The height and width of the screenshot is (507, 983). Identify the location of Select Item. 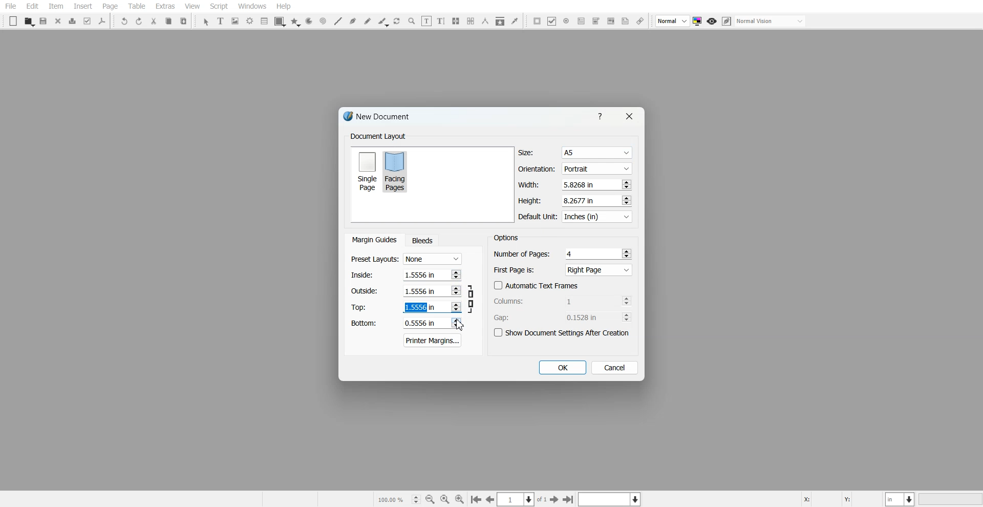
(206, 22).